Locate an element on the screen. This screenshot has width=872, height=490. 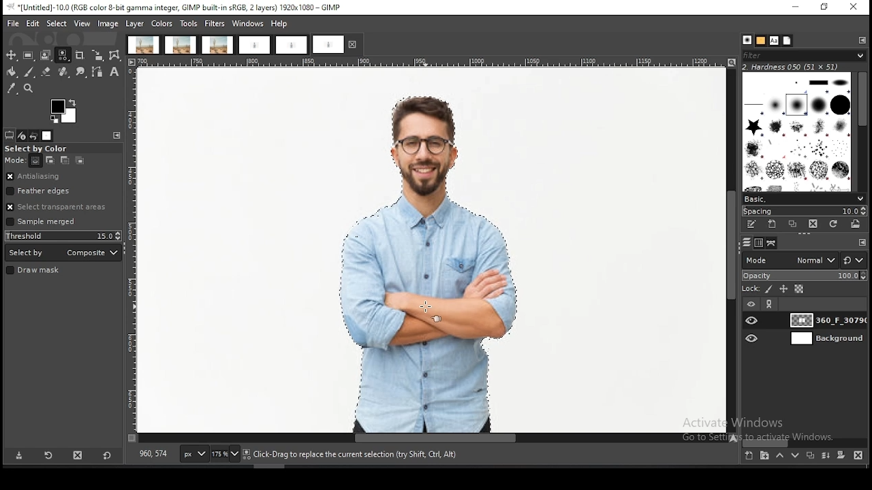
project tab is located at coordinates (143, 45).